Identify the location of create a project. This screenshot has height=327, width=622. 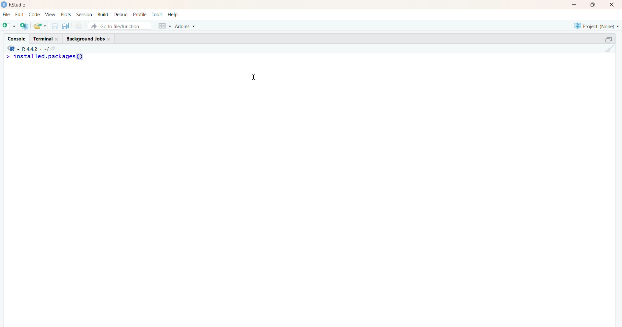
(24, 26).